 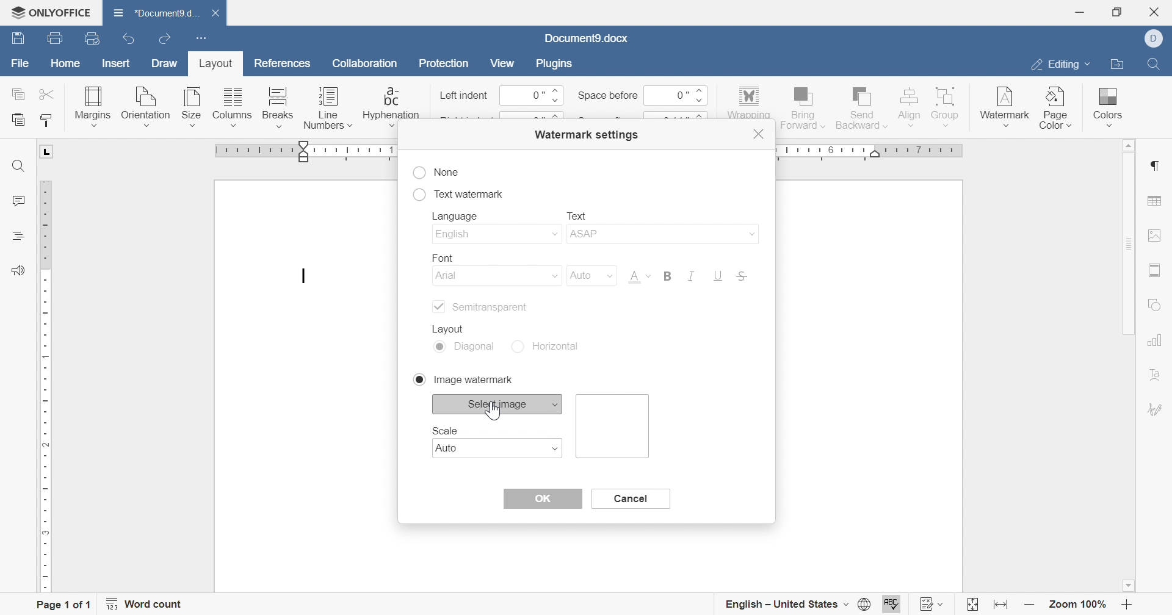 I want to click on paste, so click(x=18, y=120).